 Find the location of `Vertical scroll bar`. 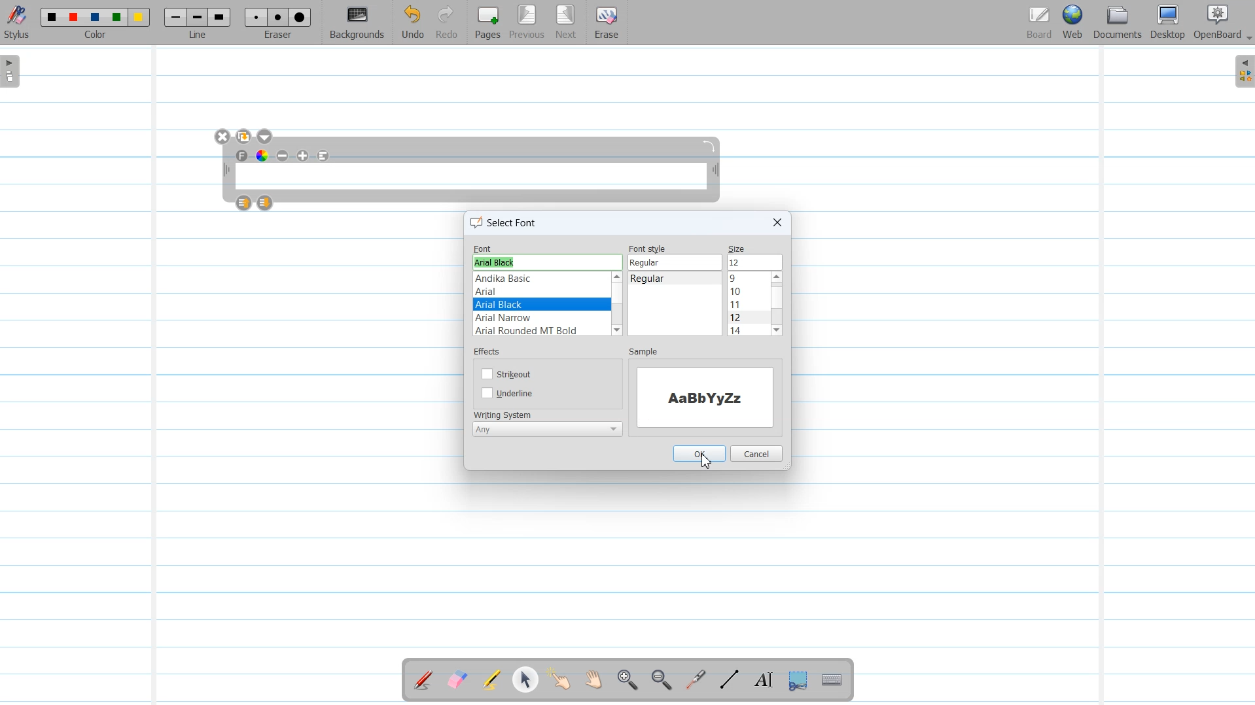

Vertical scroll bar is located at coordinates (718, 305).